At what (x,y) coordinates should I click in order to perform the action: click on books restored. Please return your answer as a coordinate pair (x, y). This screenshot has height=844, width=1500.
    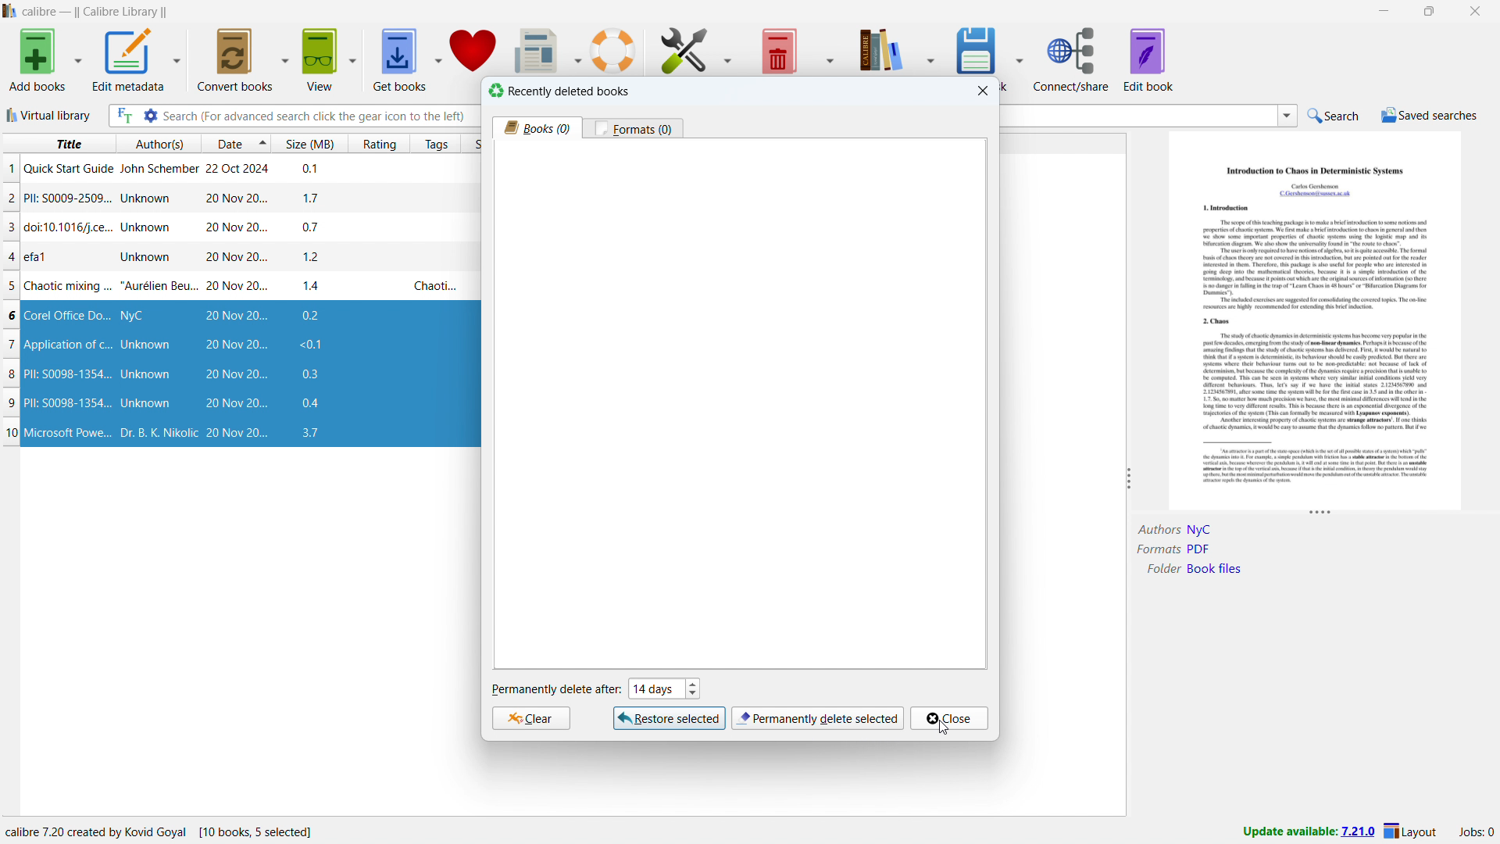
    Looking at the image, I should click on (241, 375).